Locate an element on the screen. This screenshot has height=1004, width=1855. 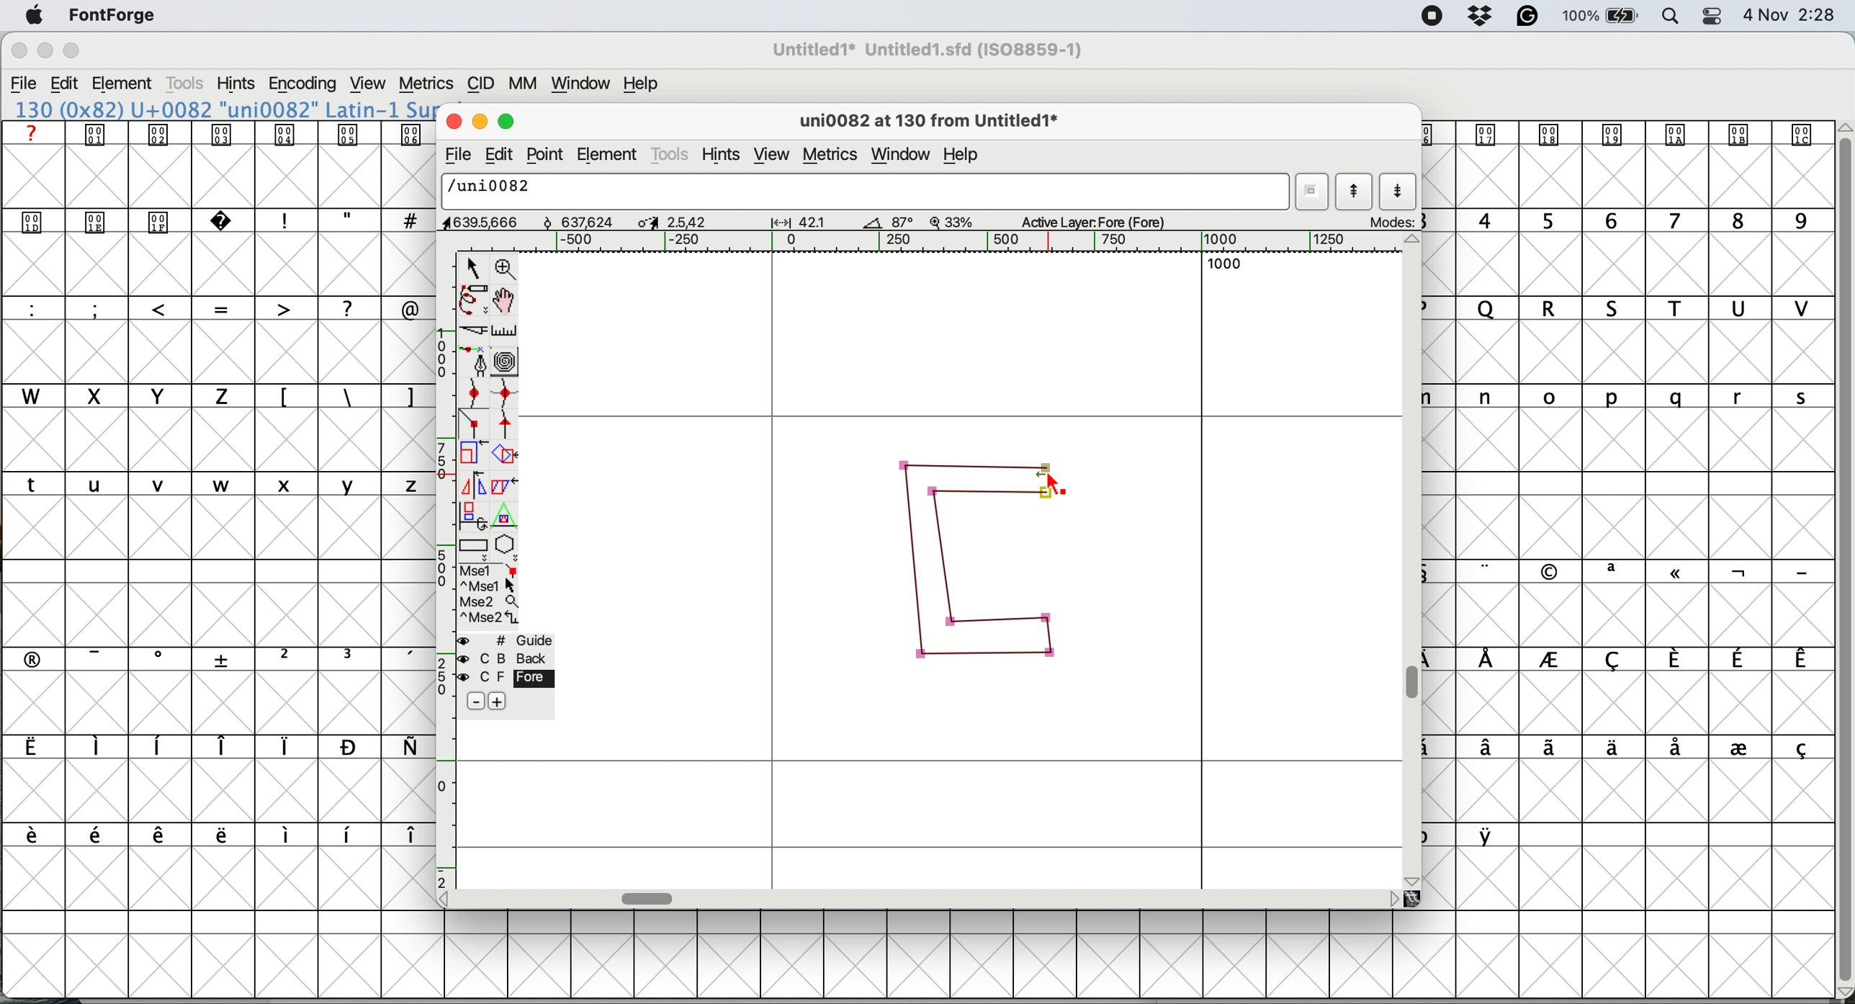
corner points connected is located at coordinates (988, 496).